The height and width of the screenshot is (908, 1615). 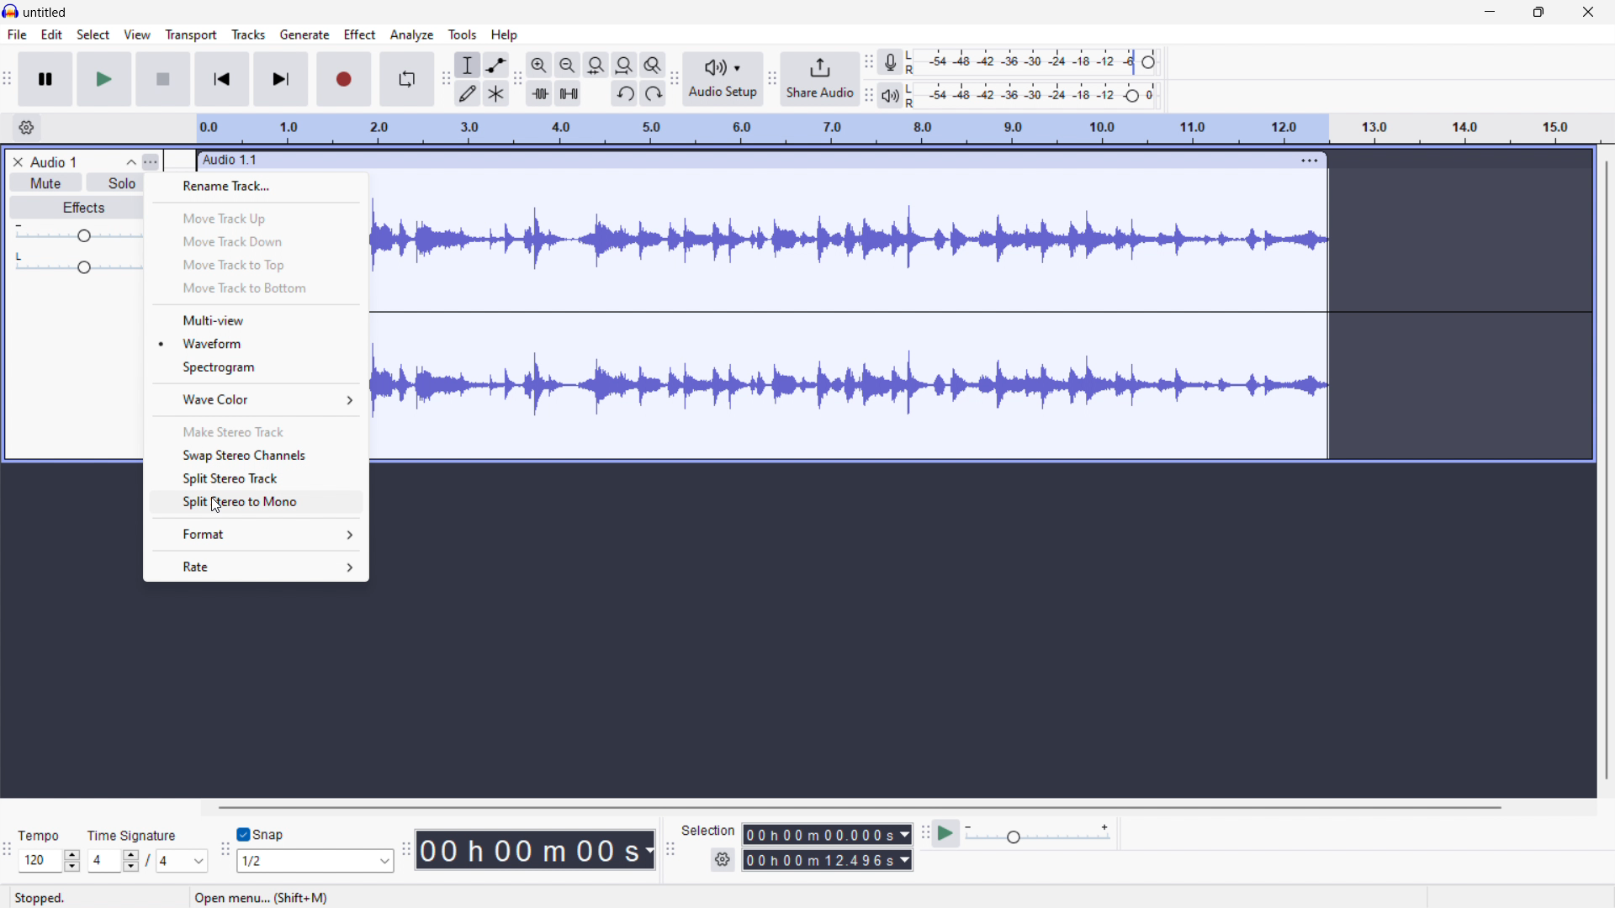 What do you see at coordinates (1301, 161) in the screenshot?
I see `track options` at bounding box center [1301, 161].